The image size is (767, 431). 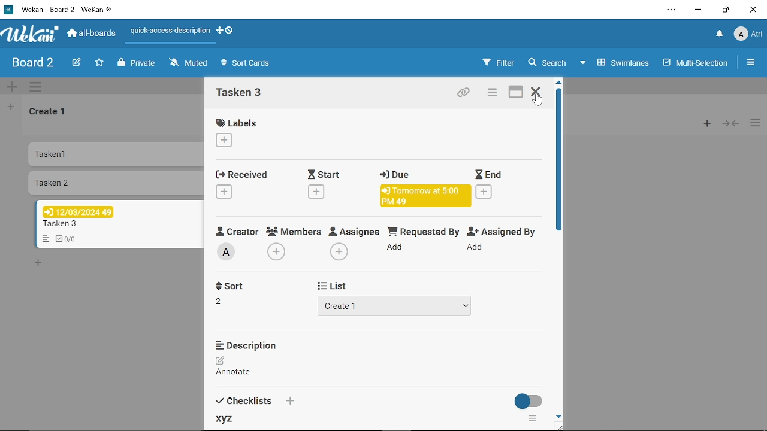 What do you see at coordinates (314, 191) in the screenshot?
I see `Add start date` at bounding box center [314, 191].